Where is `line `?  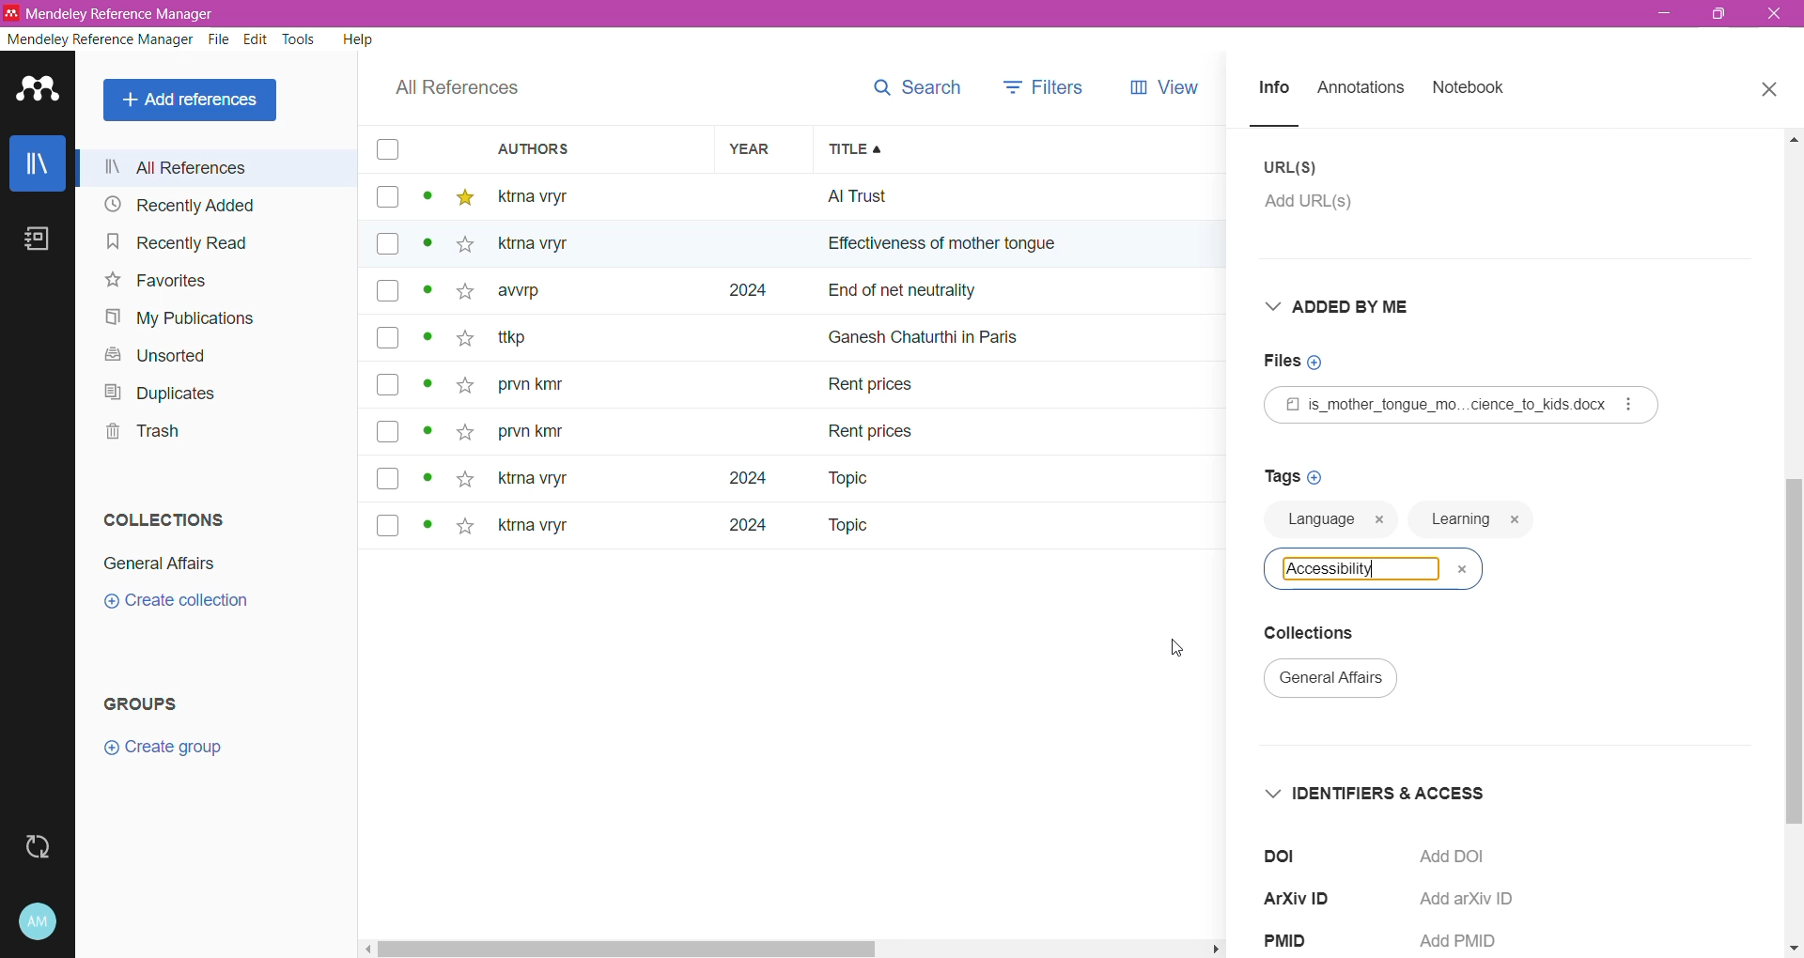
line  is located at coordinates (1292, 126).